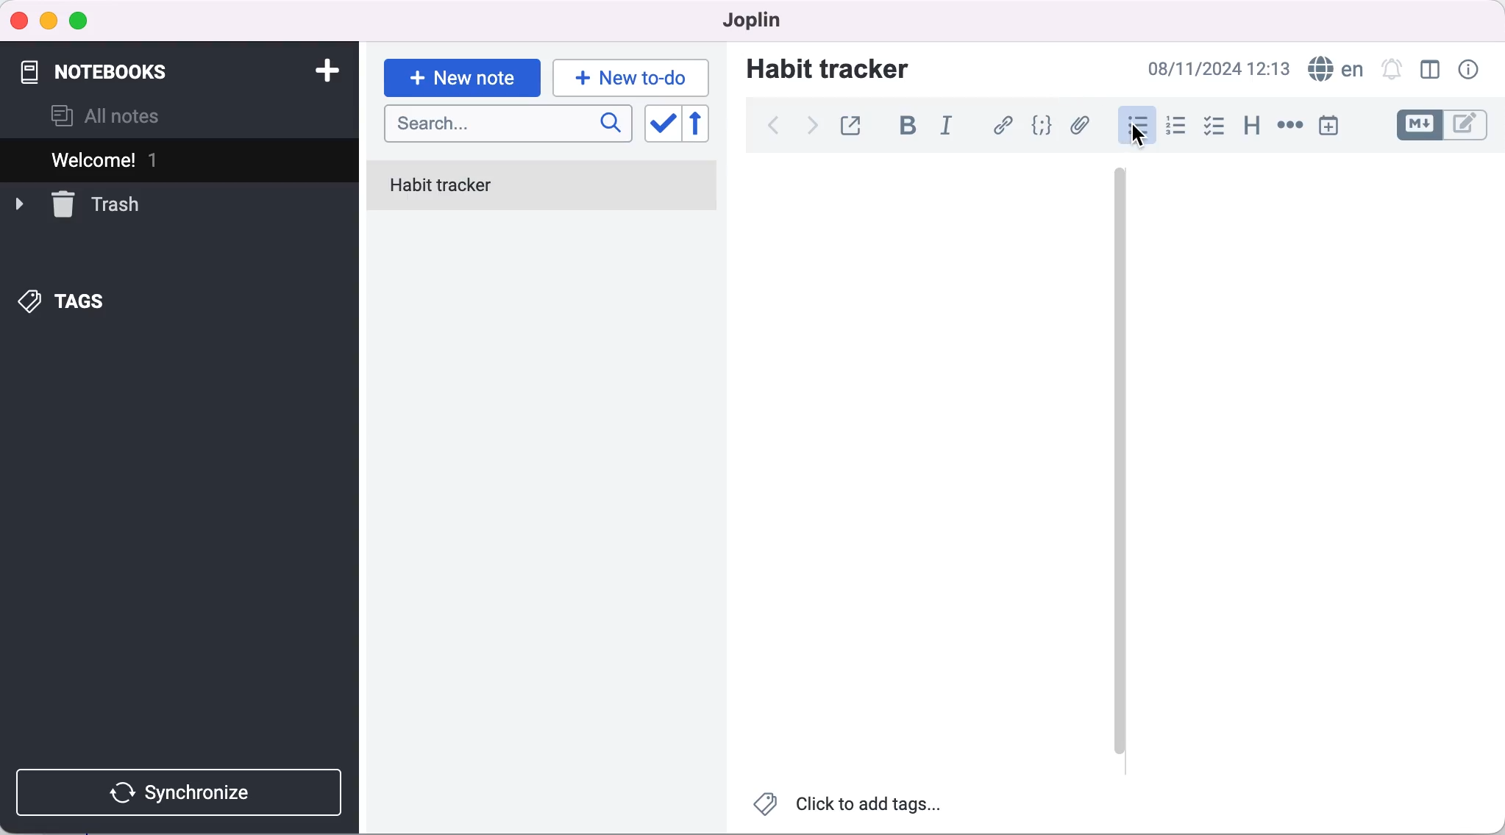  I want to click on blank canvas, so click(922, 467).